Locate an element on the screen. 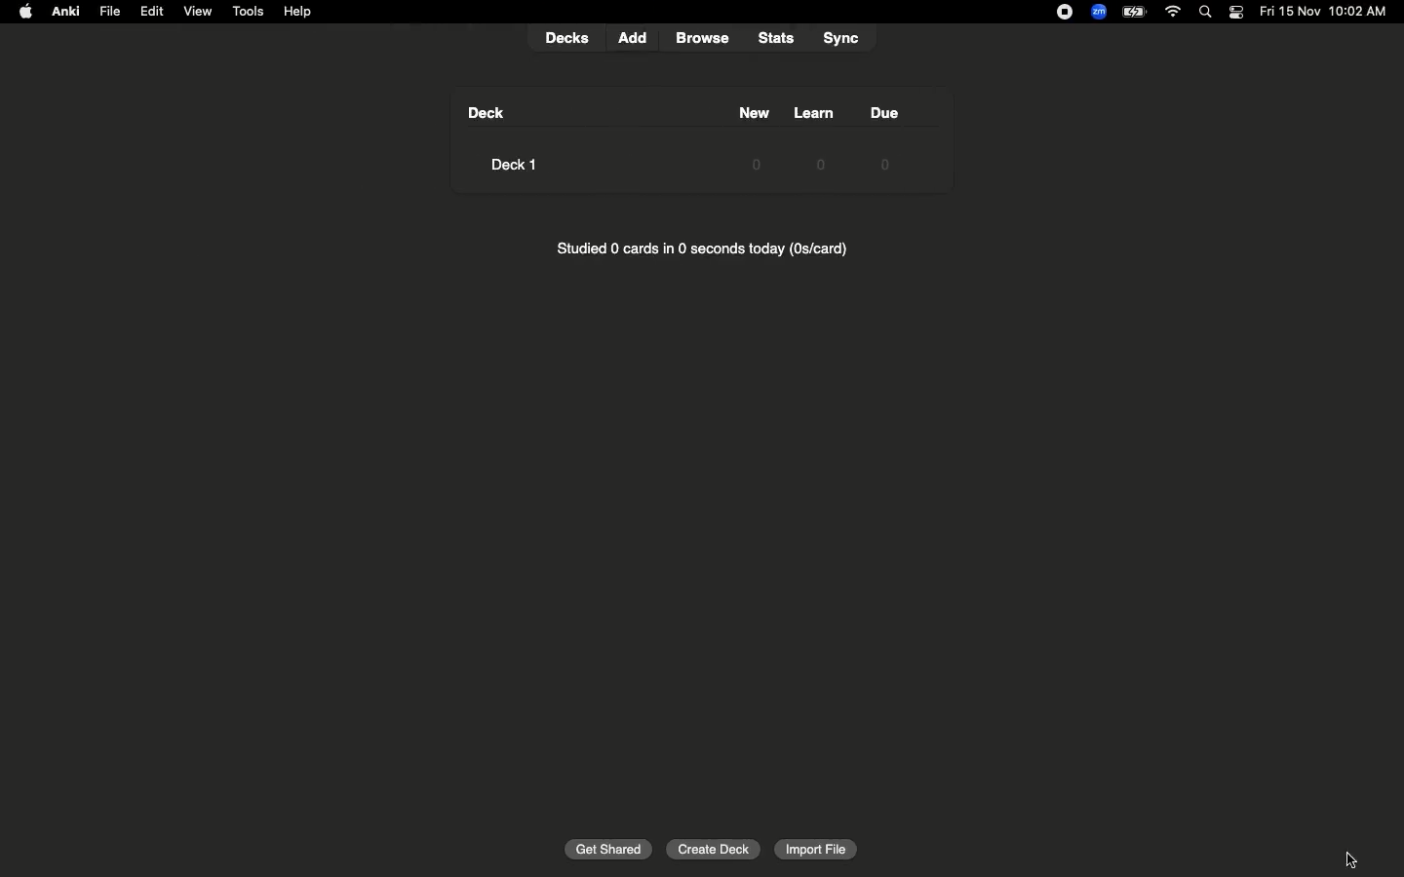  Deck is located at coordinates (486, 113).